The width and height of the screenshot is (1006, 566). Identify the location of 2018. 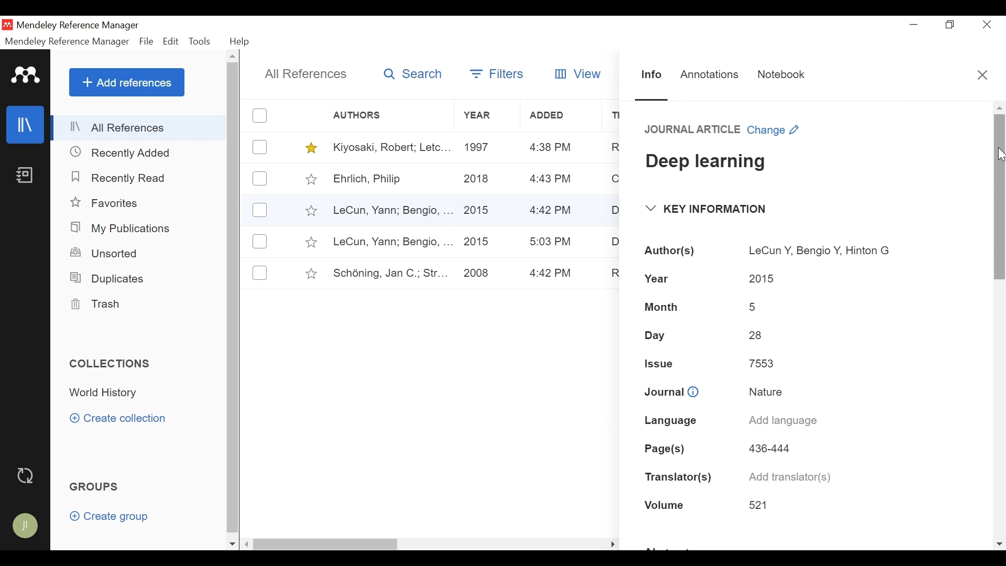
(477, 180).